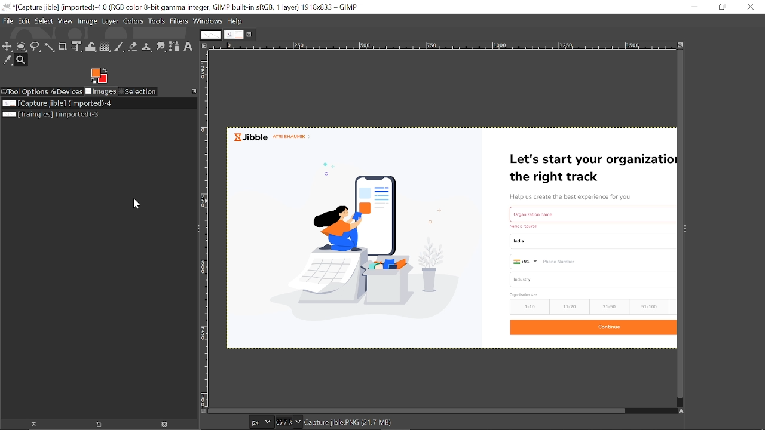  What do you see at coordinates (721, 7) in the screenshot?
I see `Restore down` at bounding box center [721, 7].